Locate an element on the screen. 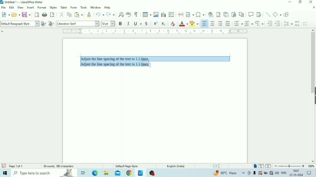 The image size is (316, 177). Speakers is located at coordinates (277, 173).